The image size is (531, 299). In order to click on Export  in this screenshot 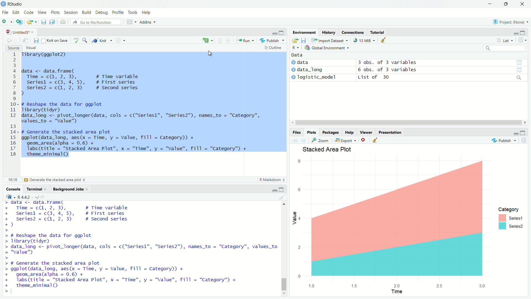, I will do `click(347, 141)`.